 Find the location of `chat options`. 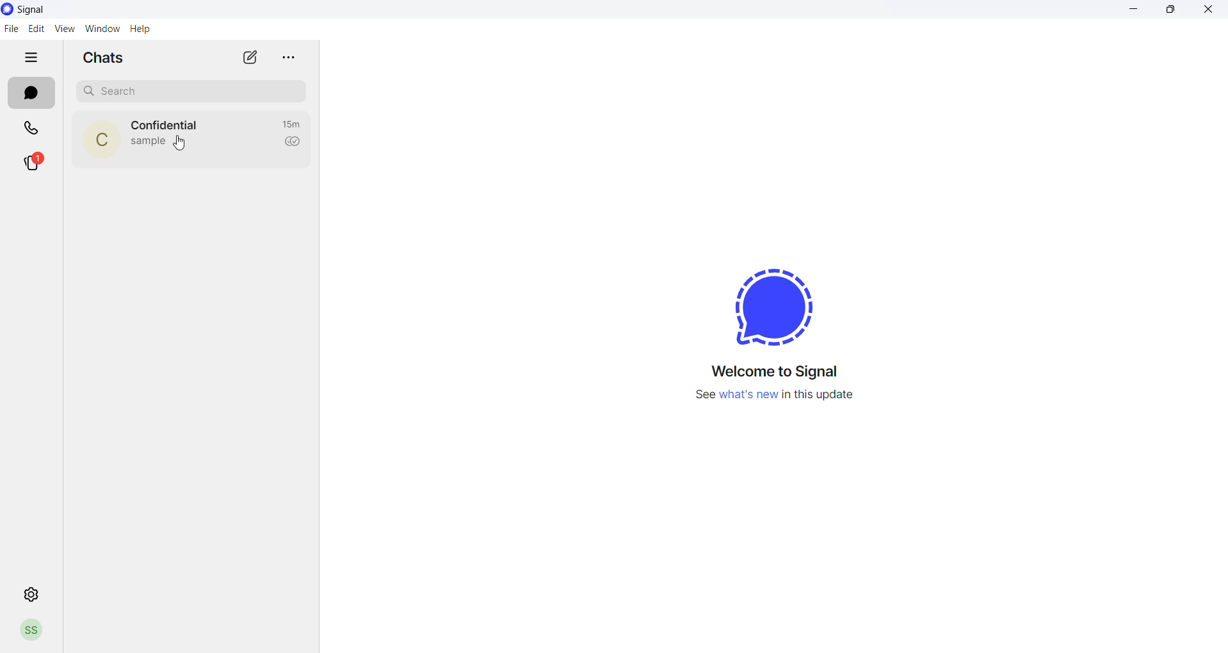

chat options is located at coordinates (285, 58).